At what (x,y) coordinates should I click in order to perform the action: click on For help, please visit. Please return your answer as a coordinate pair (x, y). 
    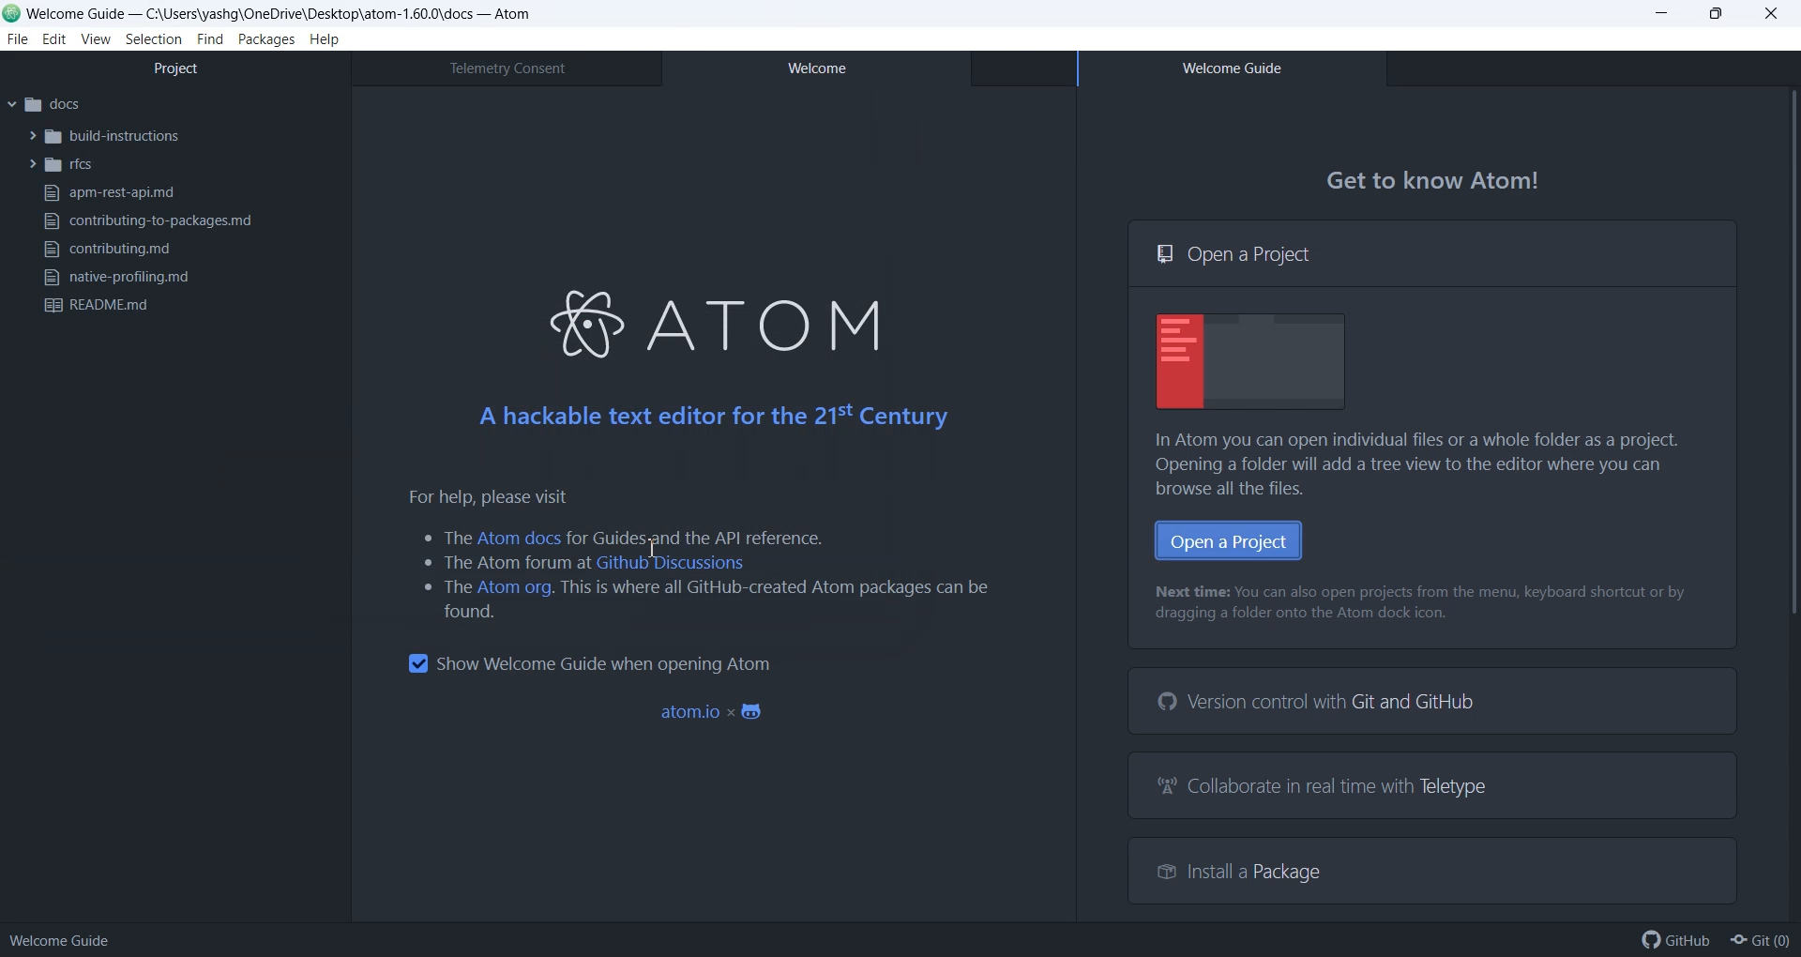
    Looking at the image, I should click on (476, 497).